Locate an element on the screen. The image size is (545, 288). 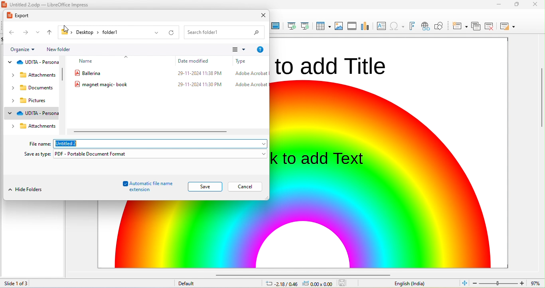
minimize is located at coordinates (500, 4).